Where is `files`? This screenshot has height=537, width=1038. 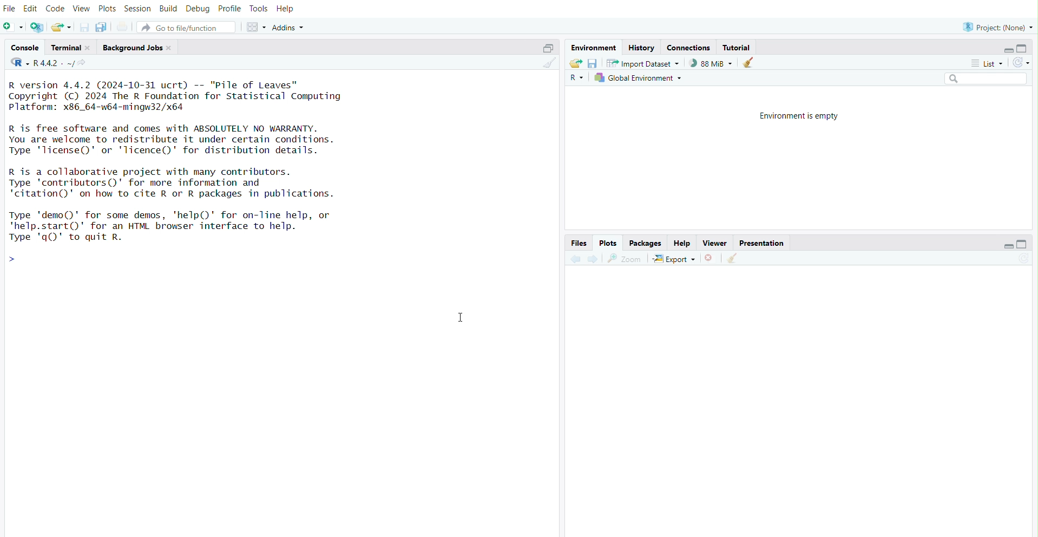
files is located at coordinates (579, 244).